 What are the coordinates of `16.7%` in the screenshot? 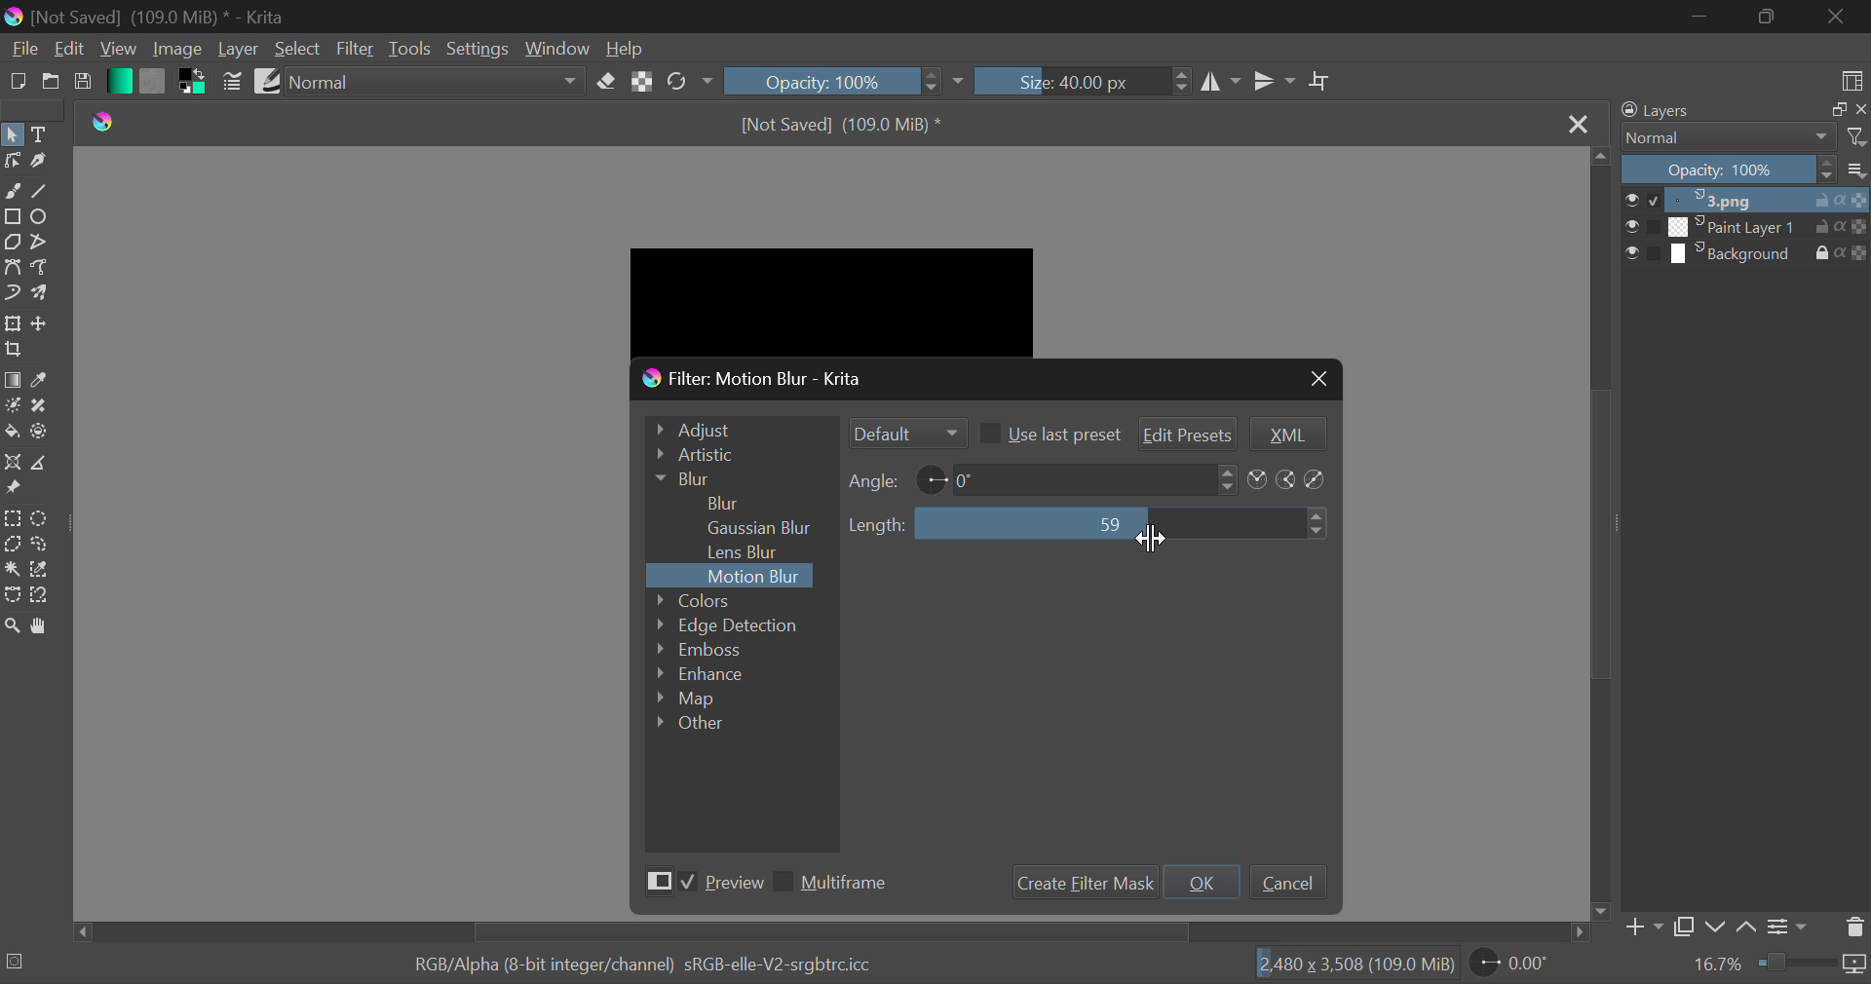 It's located at (1718, 965).